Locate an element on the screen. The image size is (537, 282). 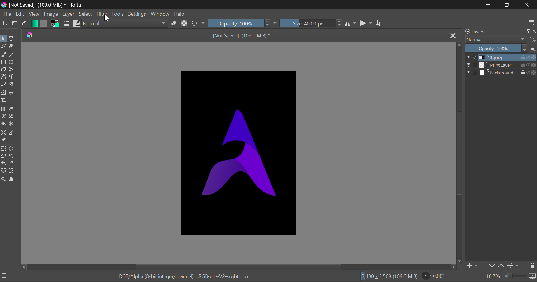
Save is located at coordinates (24, 25).